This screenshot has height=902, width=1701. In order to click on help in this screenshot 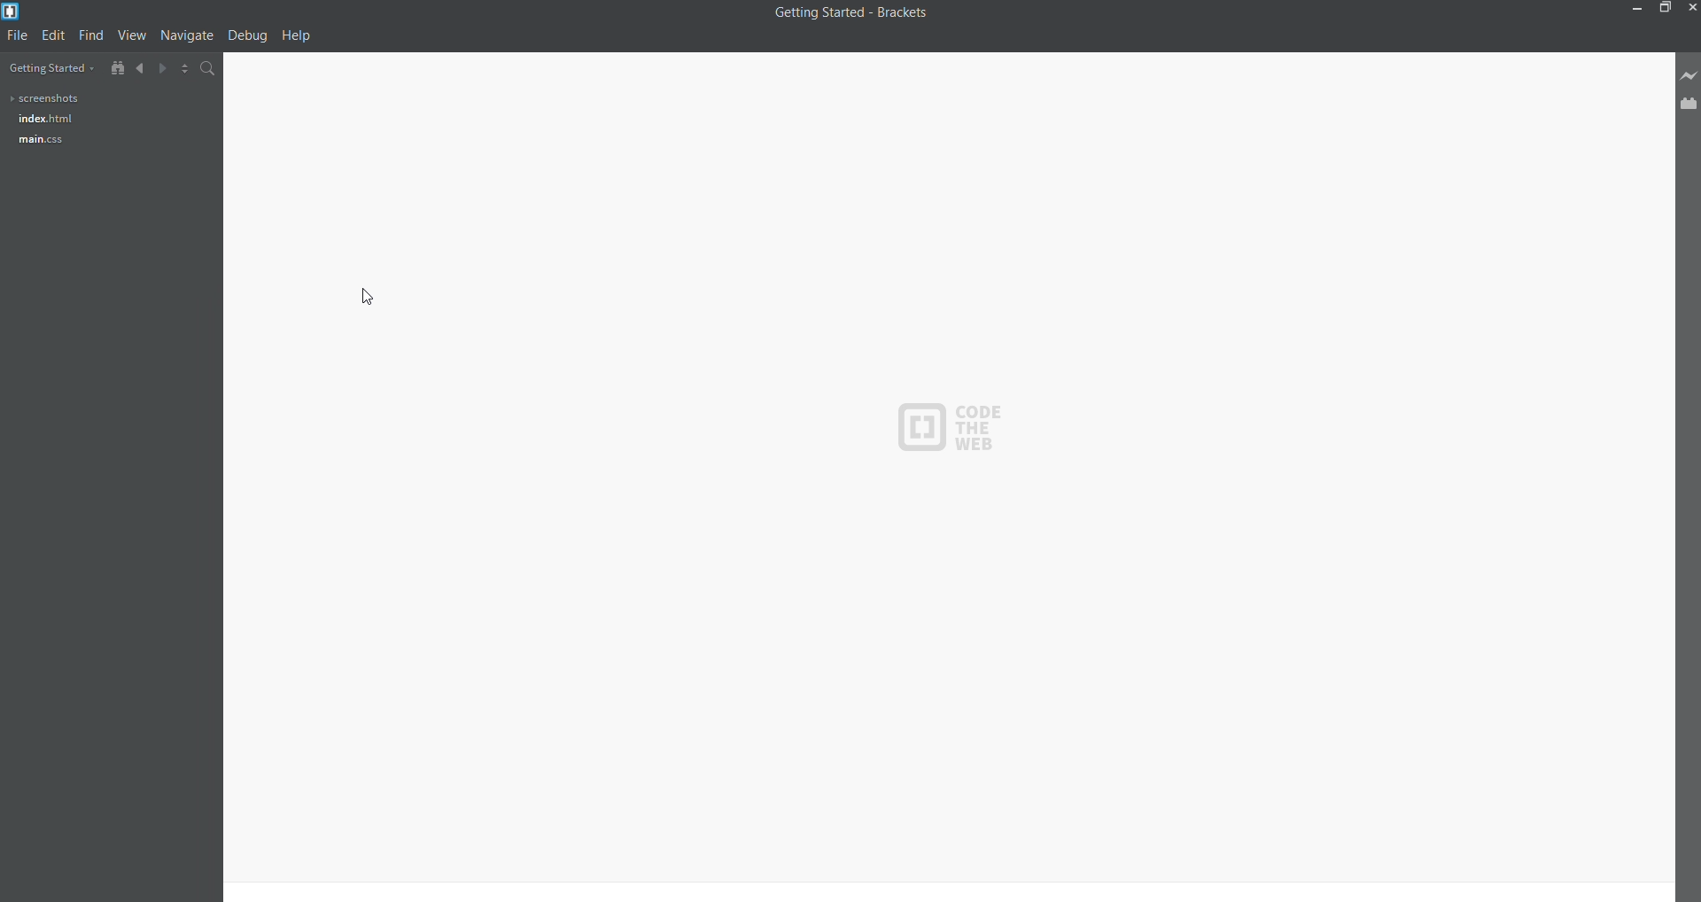, I will do `click(301, 37)`.